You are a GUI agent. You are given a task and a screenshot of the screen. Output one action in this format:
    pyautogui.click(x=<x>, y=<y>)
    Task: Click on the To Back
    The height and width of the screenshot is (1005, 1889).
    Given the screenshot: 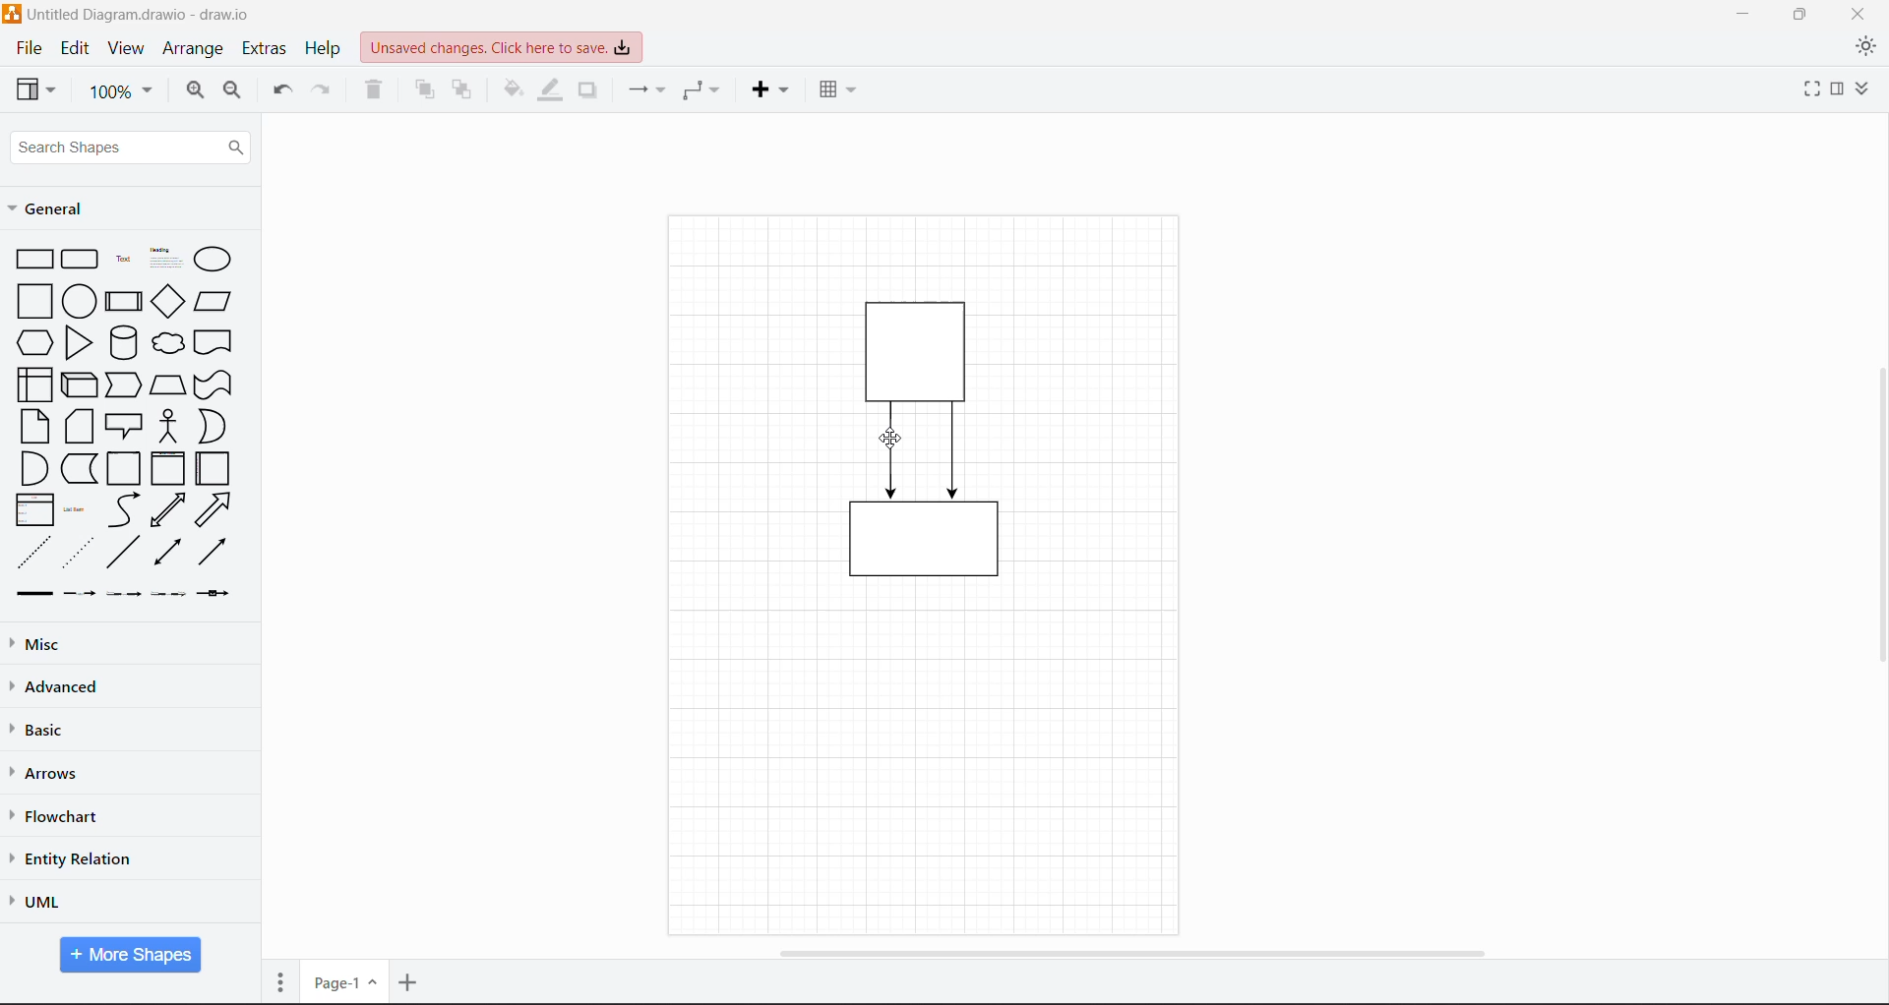 What is the action you would take?
    pyautogui.click(x=467, y=91)
    